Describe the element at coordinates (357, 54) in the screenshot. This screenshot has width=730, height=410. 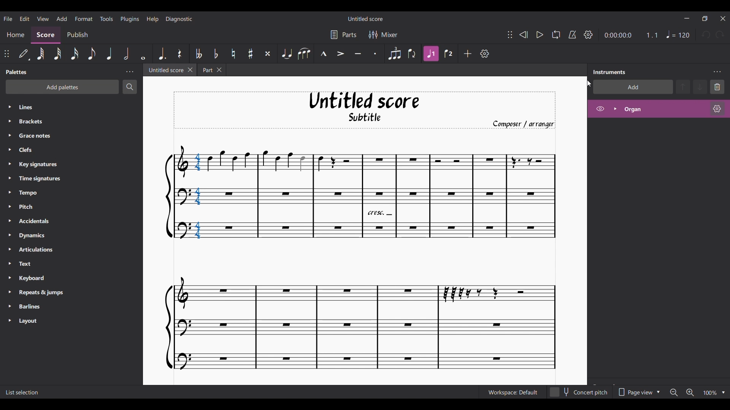
I see `Tenuto` at that location.